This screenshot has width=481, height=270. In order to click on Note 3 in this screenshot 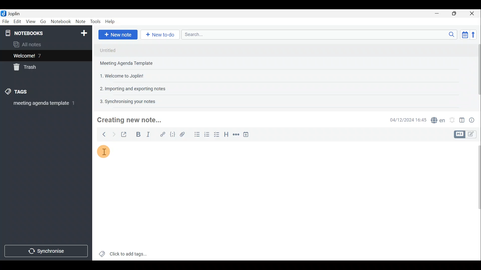, I will do `click(120, 75)`.